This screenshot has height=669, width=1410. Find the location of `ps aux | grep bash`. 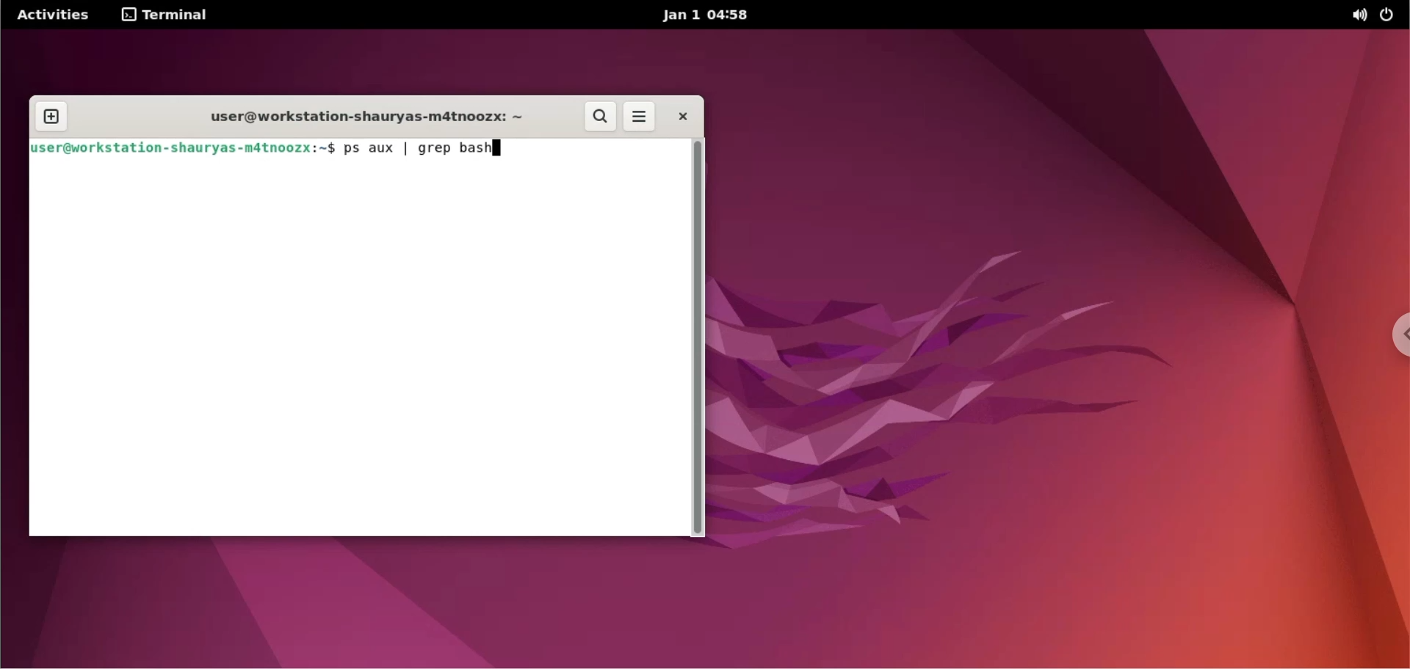

ps aux | grep bash is located at coordinates (424, 147).